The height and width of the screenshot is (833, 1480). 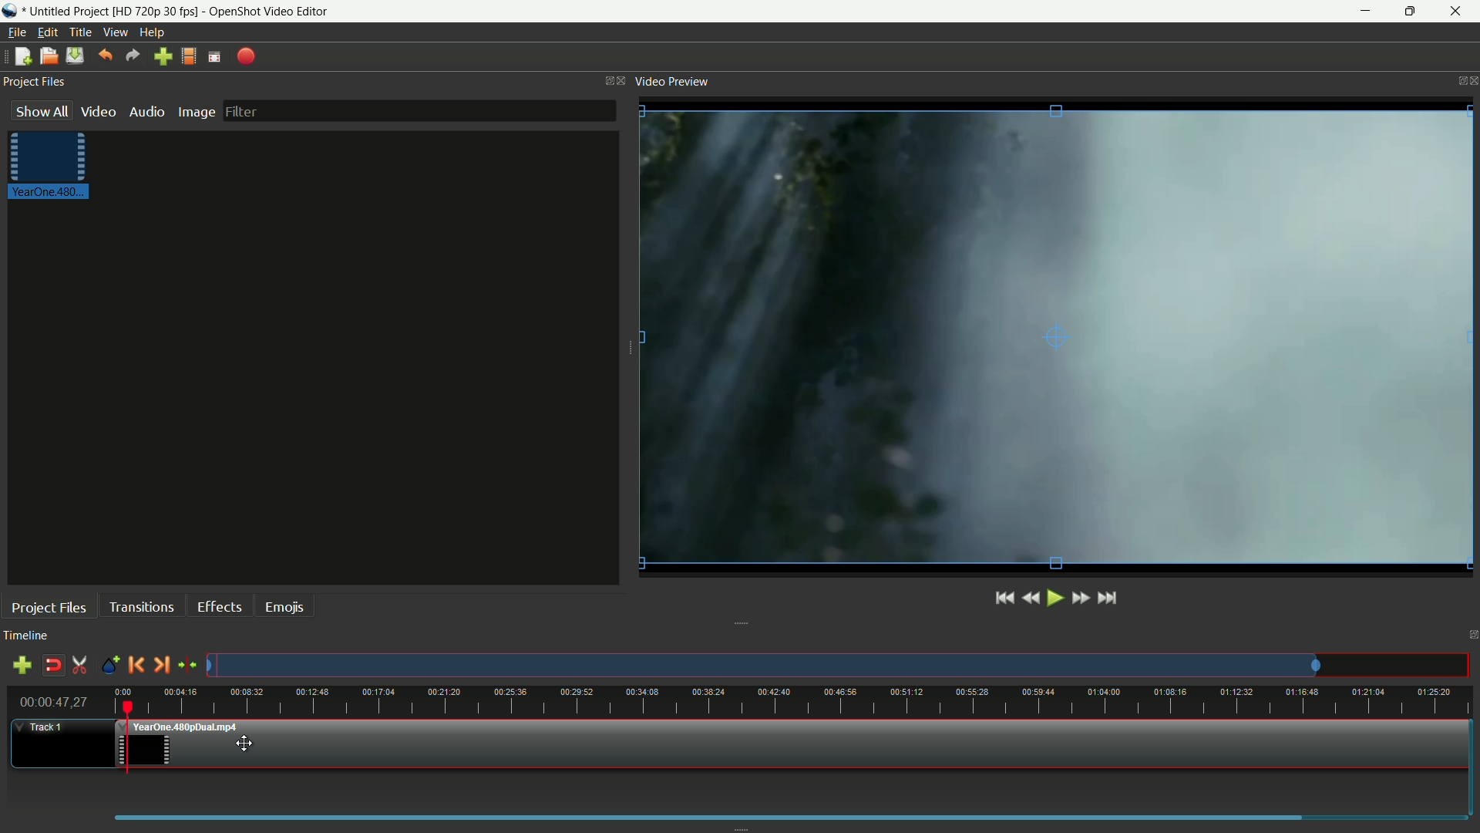 I want to click on next marker, so click(x=159, y=665).